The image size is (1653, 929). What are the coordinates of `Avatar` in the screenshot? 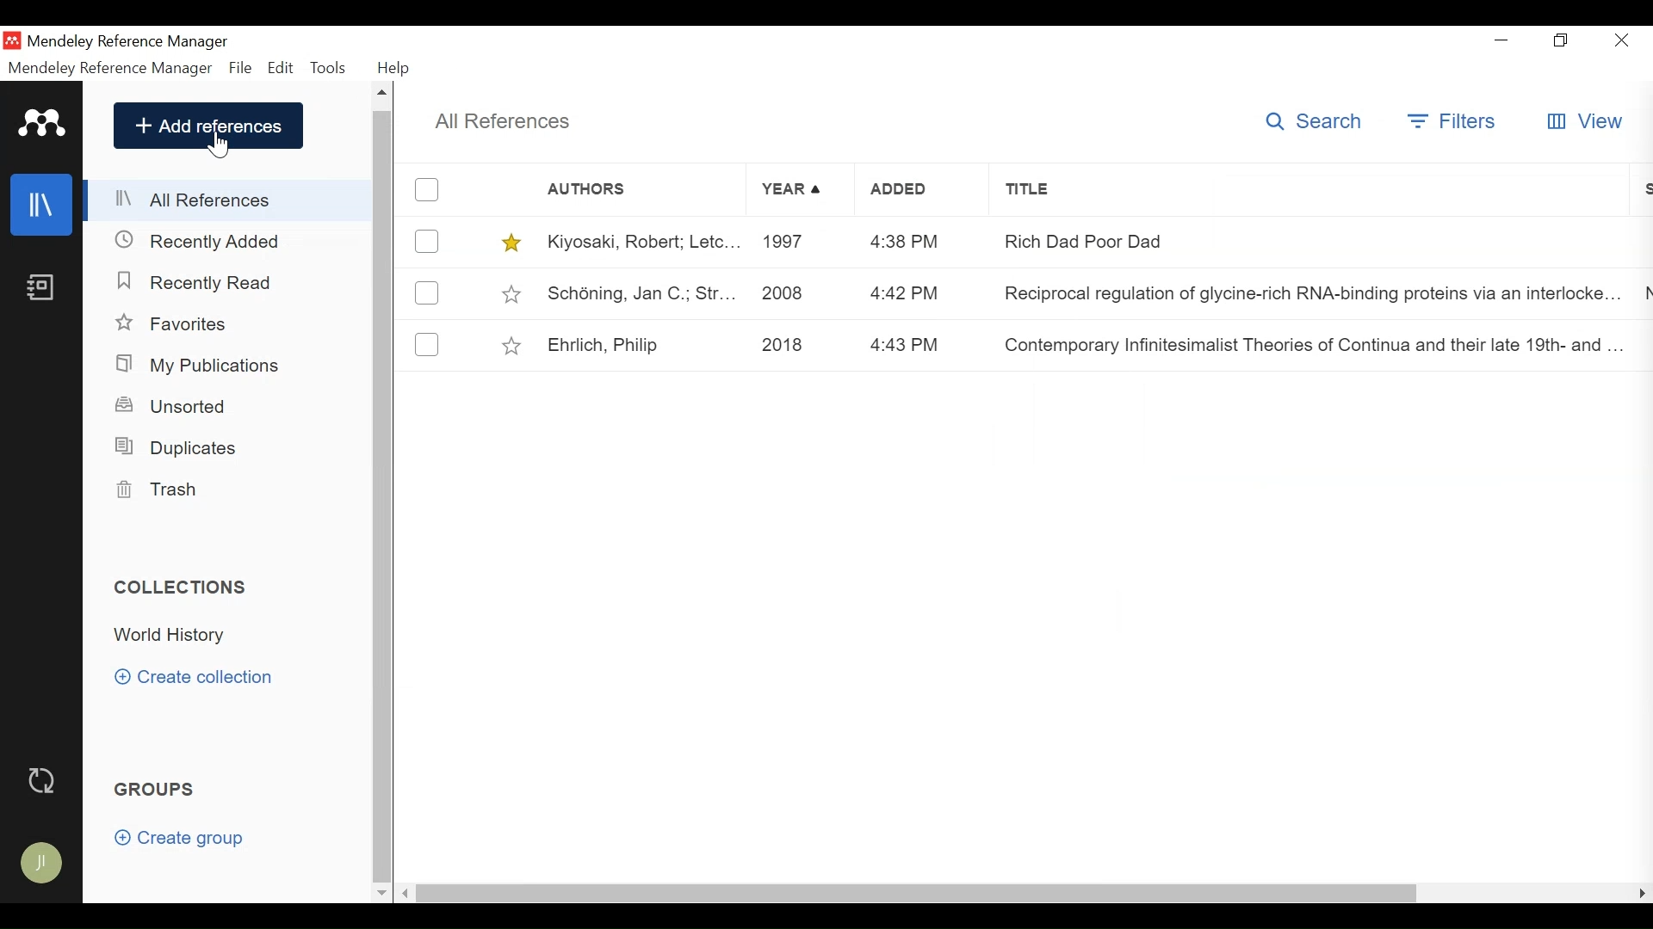 It's located at (43, 864).